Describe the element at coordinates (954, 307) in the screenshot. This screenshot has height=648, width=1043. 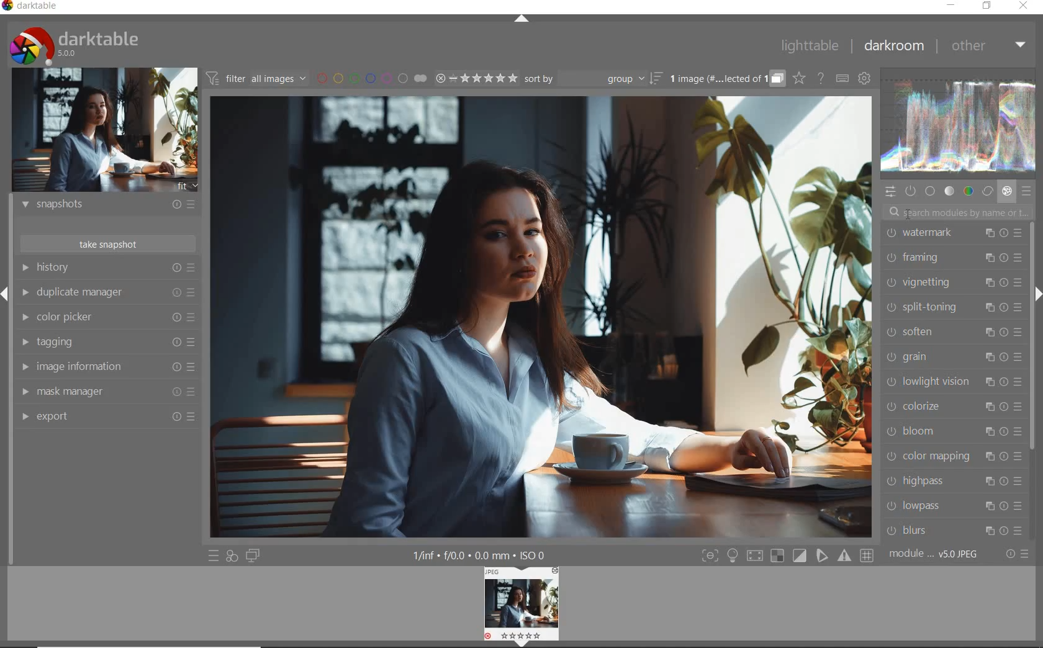
I see `split-toning` at that location.